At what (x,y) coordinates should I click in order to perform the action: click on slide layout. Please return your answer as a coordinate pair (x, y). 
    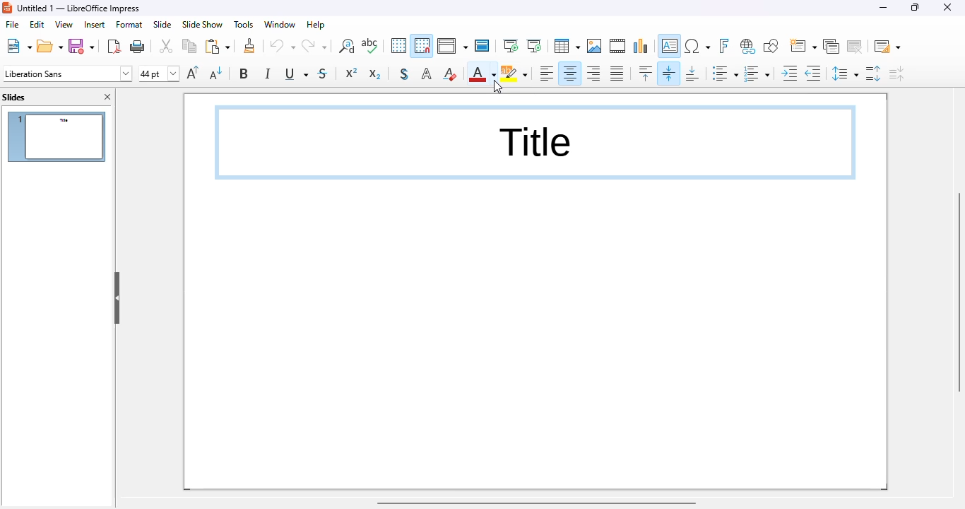
    Looking at the image, I should click on (887, 46).